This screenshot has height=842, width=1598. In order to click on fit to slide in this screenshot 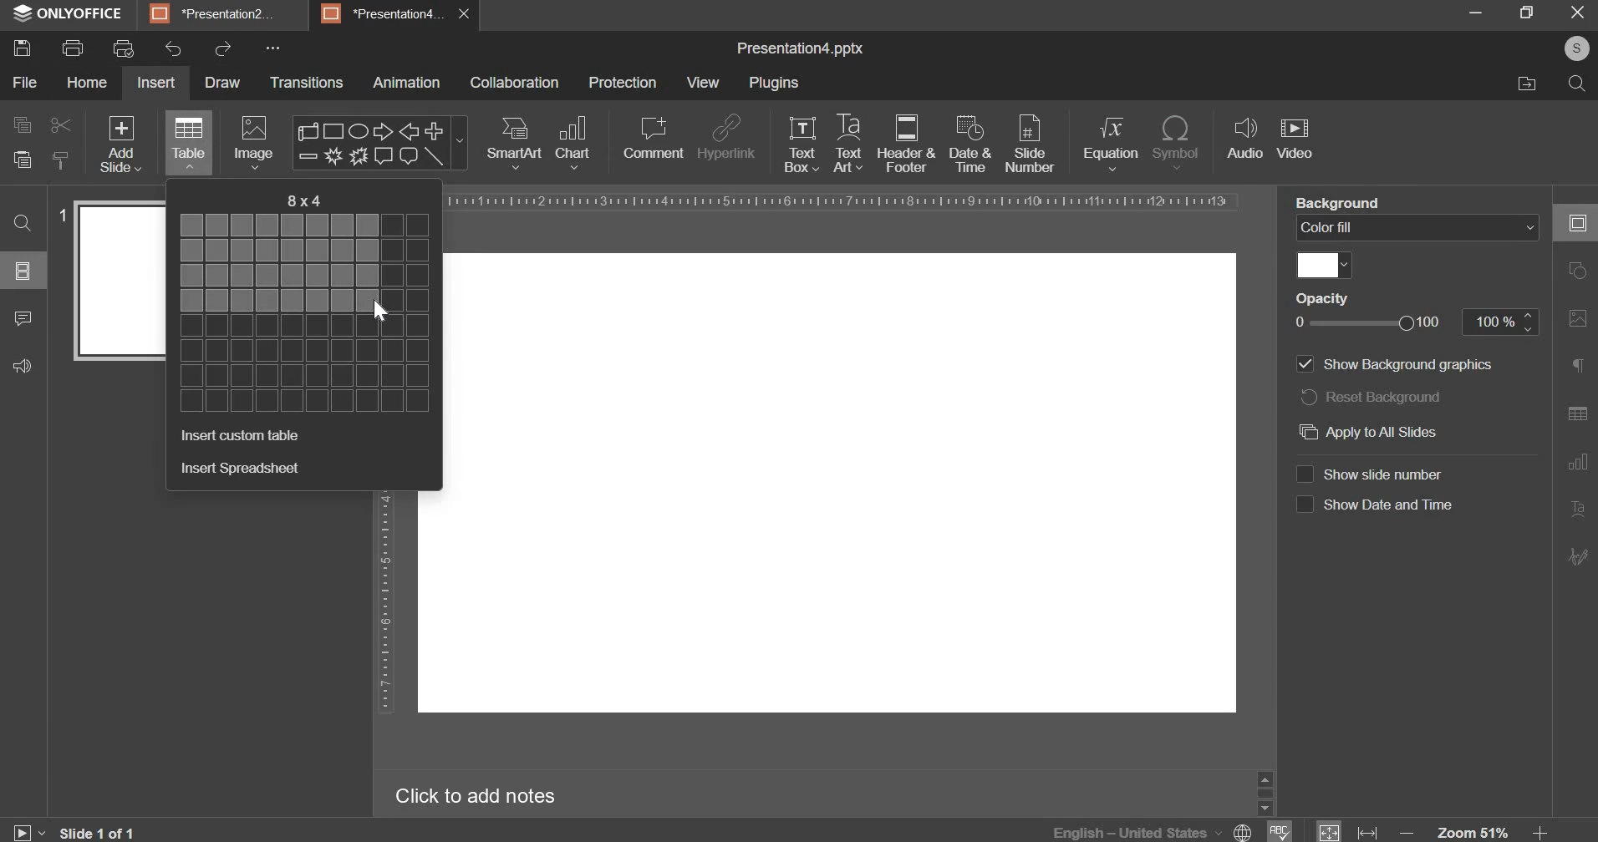, I will do `click(1330, 832)`.